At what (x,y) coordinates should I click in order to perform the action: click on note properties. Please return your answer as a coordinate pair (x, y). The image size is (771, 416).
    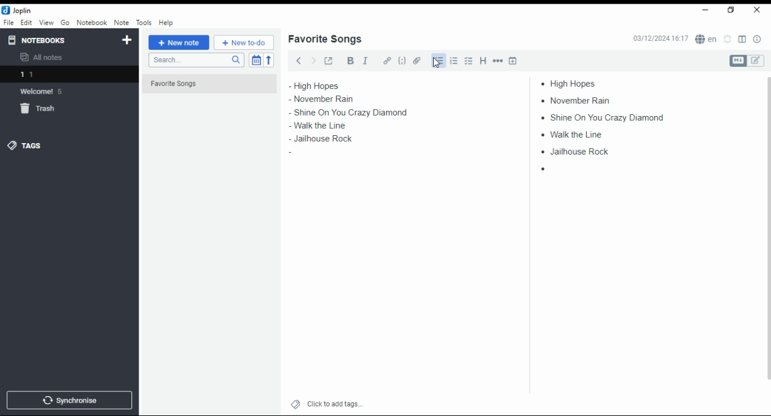
    Looking at the image, I should click on (758, 40).